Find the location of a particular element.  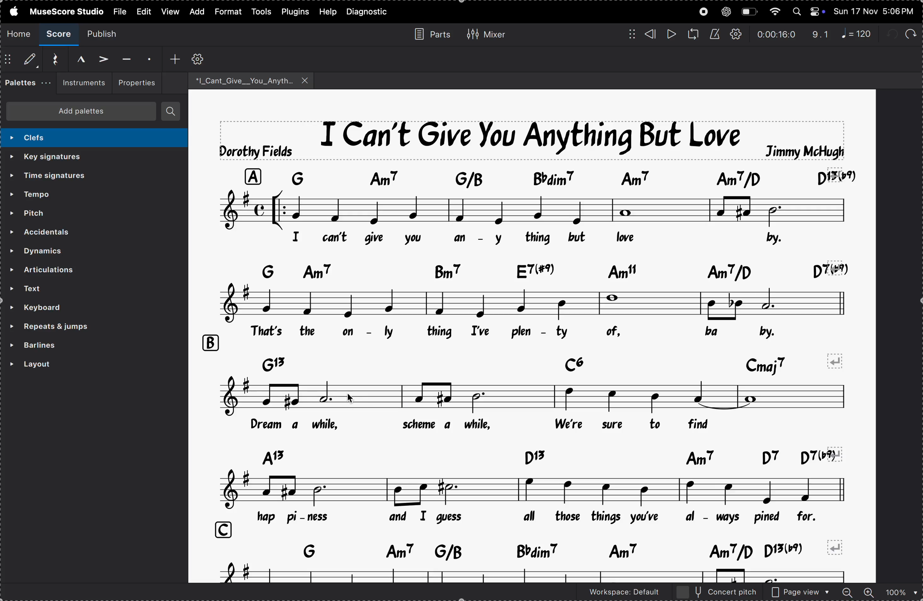

view is located at coordinates (169, 11).